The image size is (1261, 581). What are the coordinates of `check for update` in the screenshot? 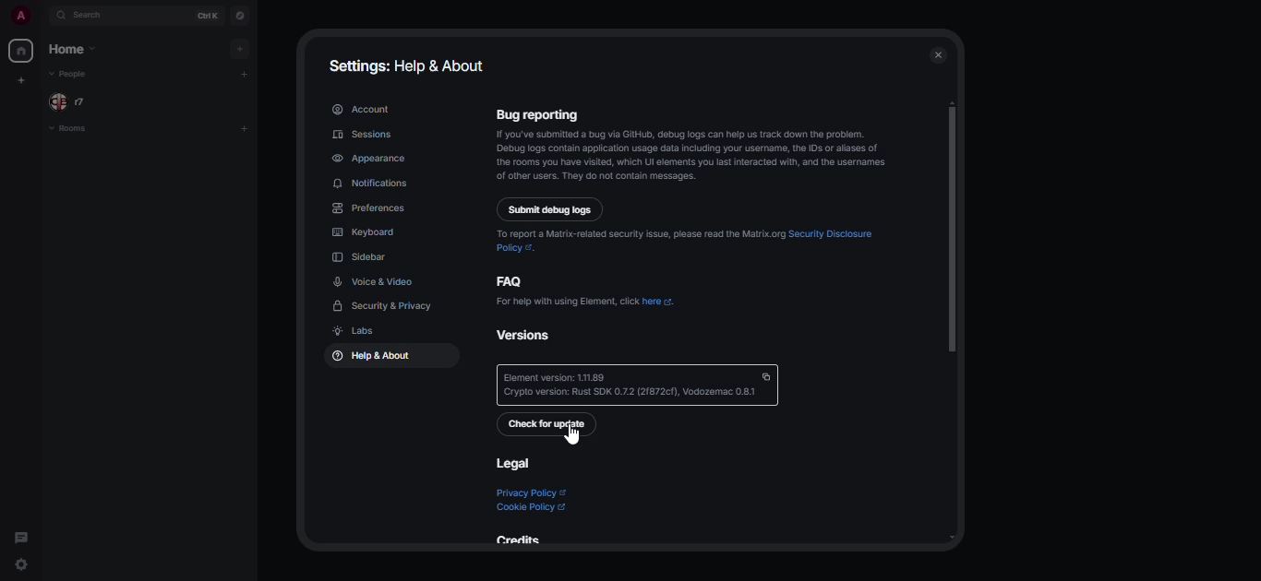 It's located at (547, 424).